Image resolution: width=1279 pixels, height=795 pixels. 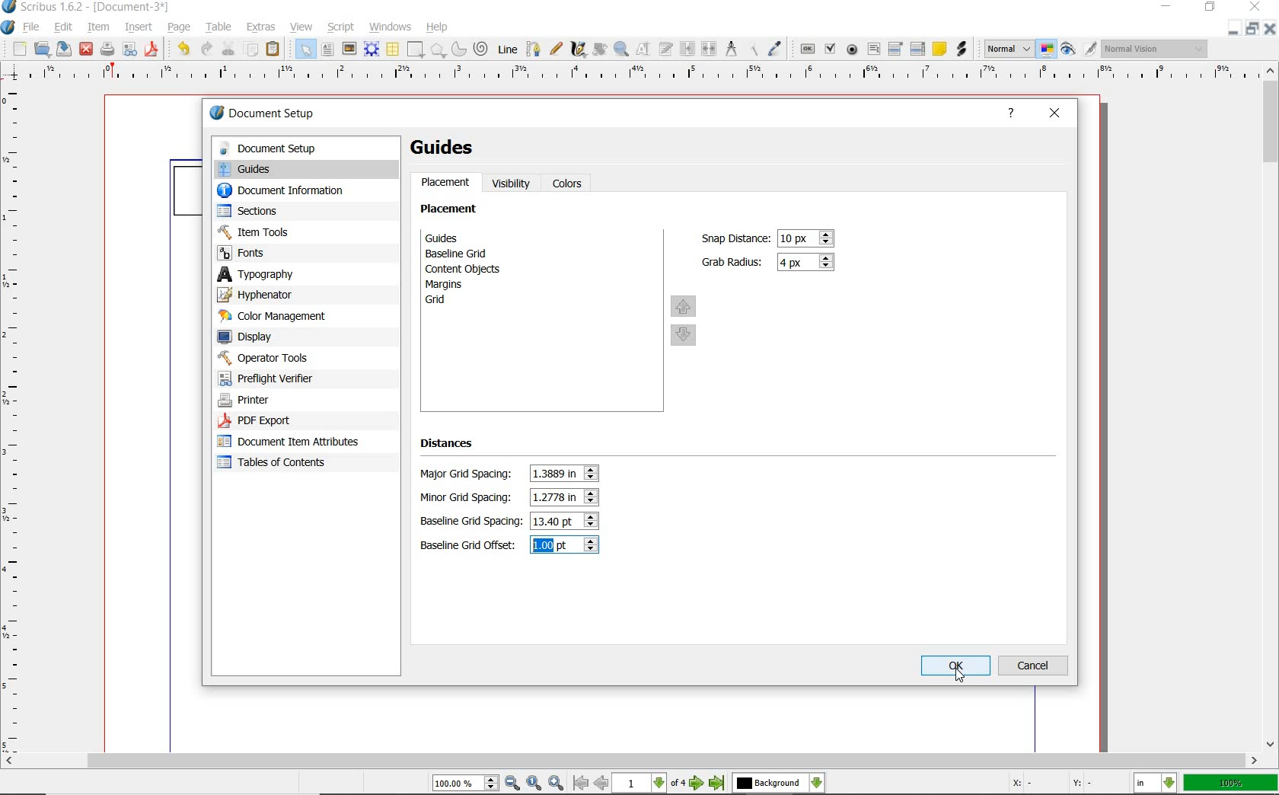 I want to click on Scribus 1.6.2 - [Document-3*], so click(x=86, y=8).